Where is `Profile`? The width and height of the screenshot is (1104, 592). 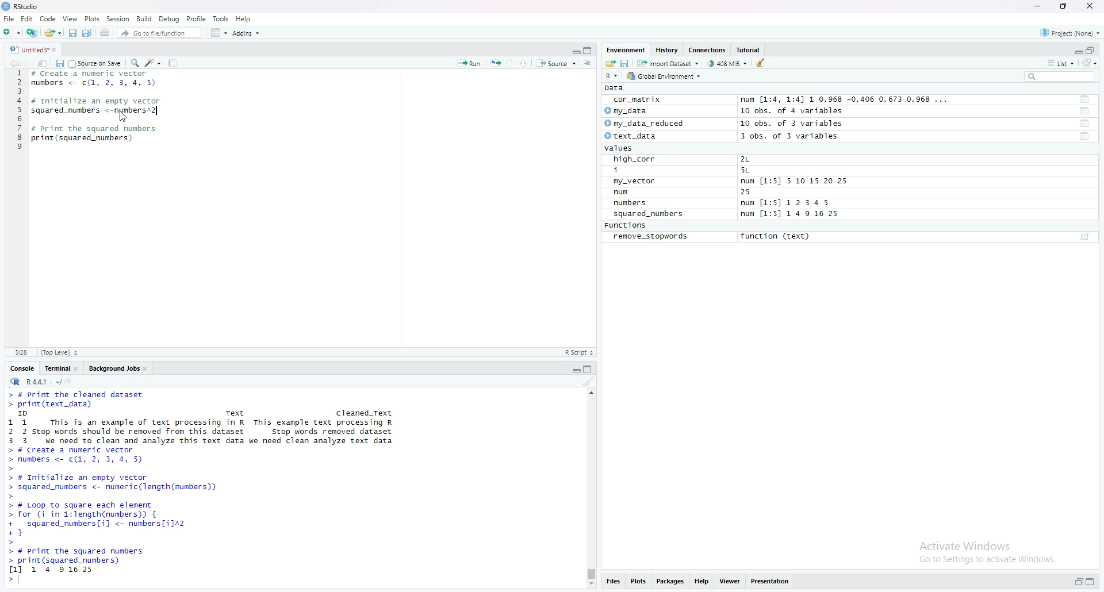 Profile is located at coordinates (197, 18).